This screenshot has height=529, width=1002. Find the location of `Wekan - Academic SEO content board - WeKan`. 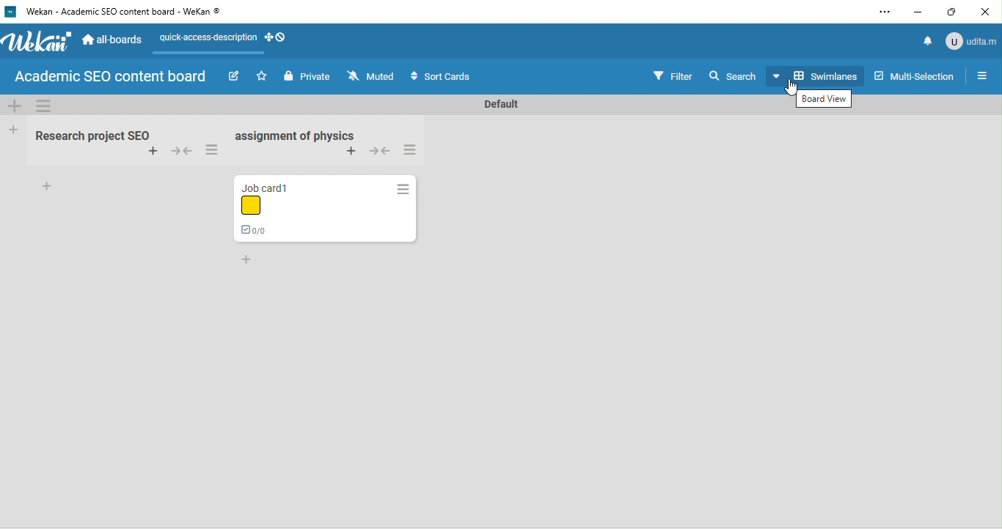

Wekan - Academic SEO content board - WeKan is located at coordinates (117, 12).